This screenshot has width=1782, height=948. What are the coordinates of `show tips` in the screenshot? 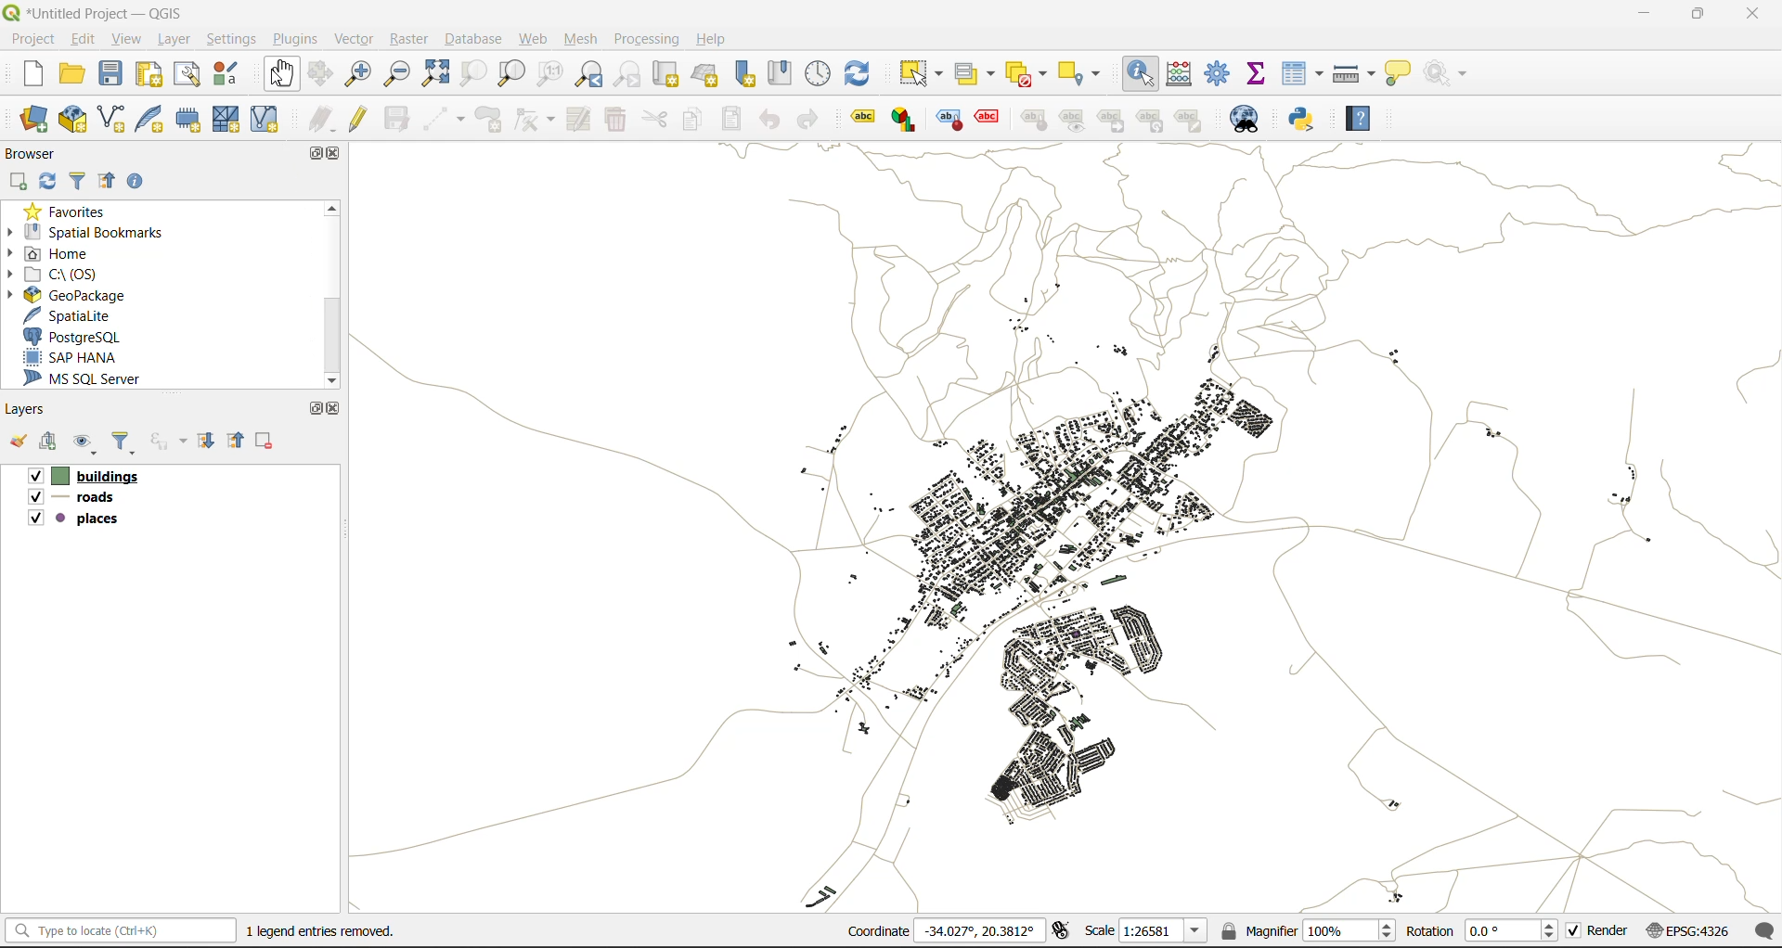 It's located at (1398, 74).